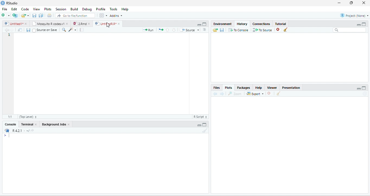  I want to click on Line number, so click(9, 35).